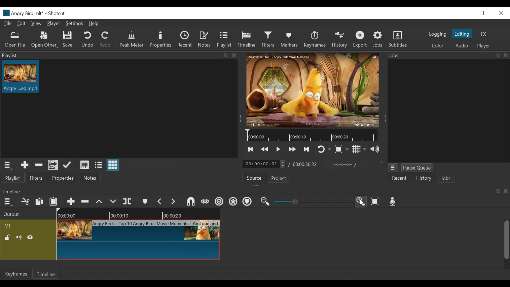 Image resolution: width=510 pixels, height=287 pixels. What do you see at coordinates (360, 40) in the screenshot?
I see `Export` at bounding box center [360, 40].